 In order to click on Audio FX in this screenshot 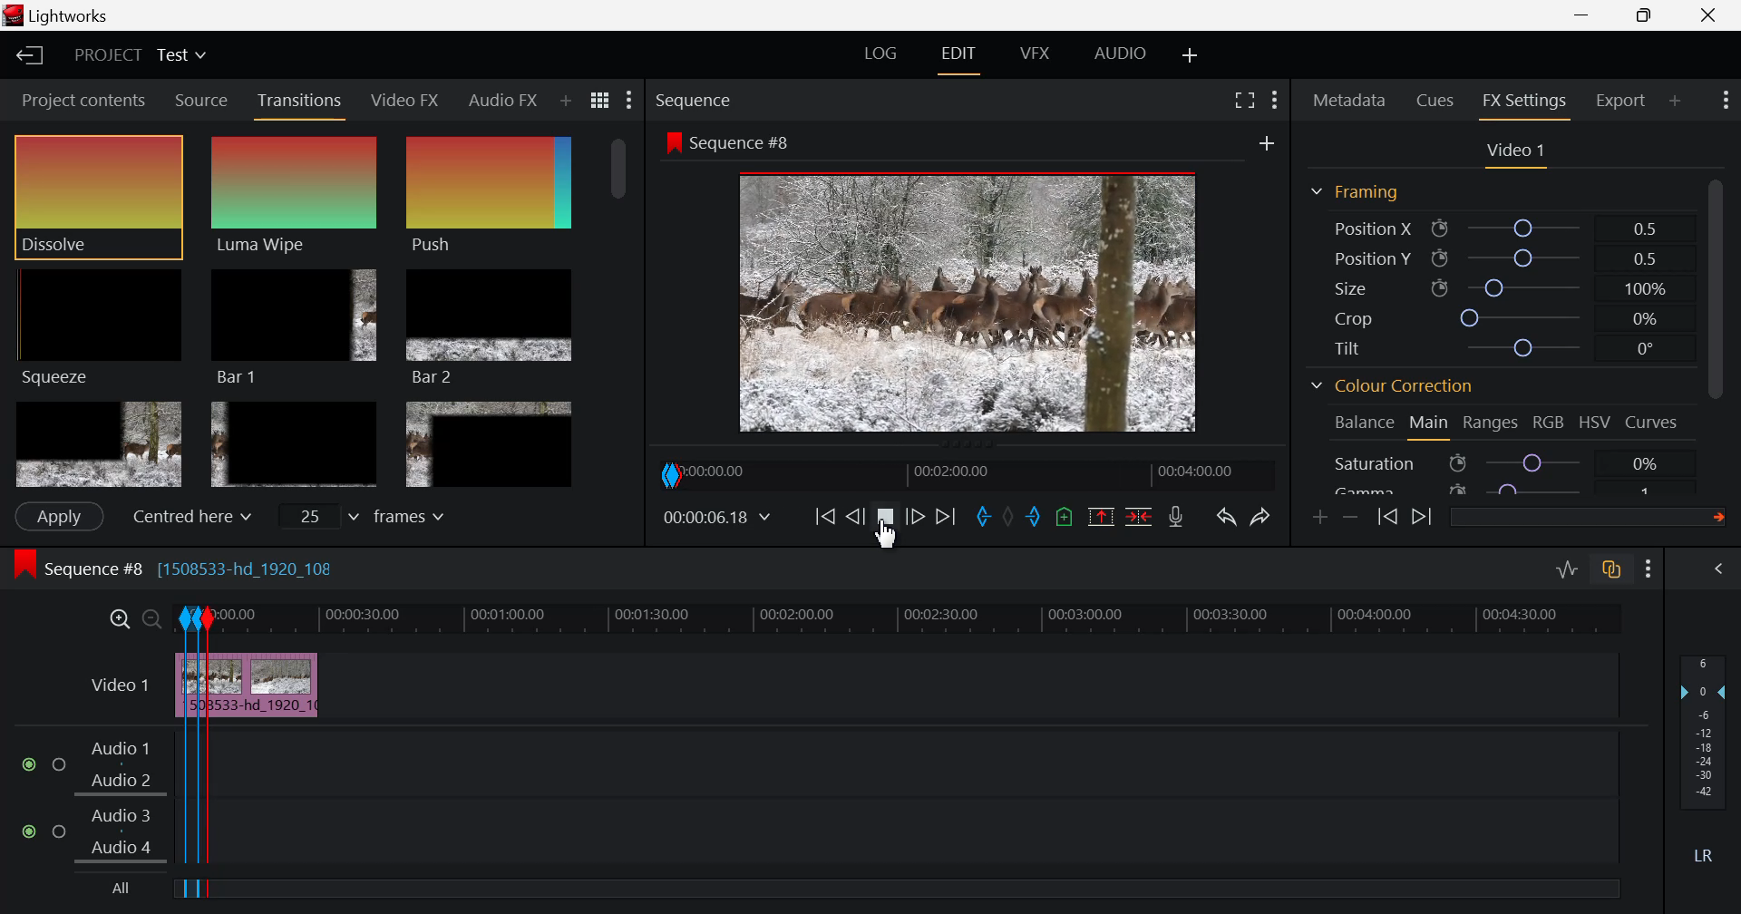, I will do `click(501, 102)`.